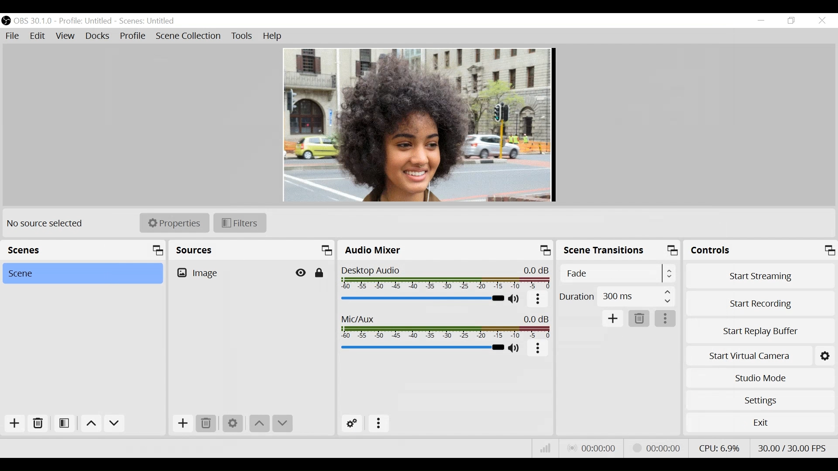 The image size is (838, 471). Describe the element at coordinates (16, 423) in the screenshot. I see `Add` at that location.